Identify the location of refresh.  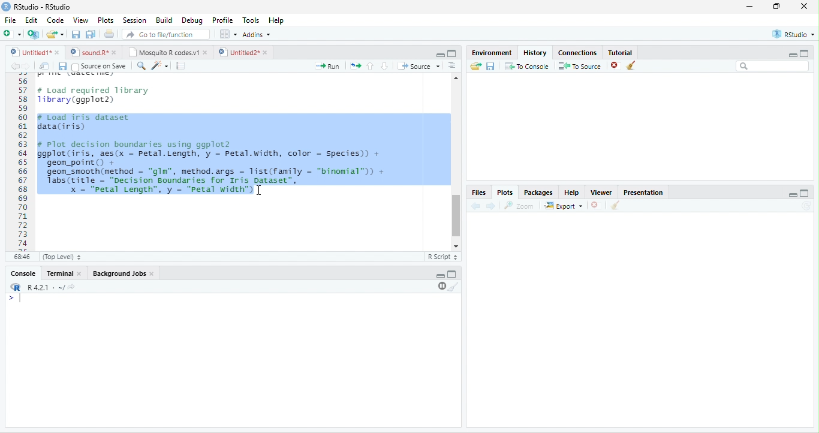
(806, 206).